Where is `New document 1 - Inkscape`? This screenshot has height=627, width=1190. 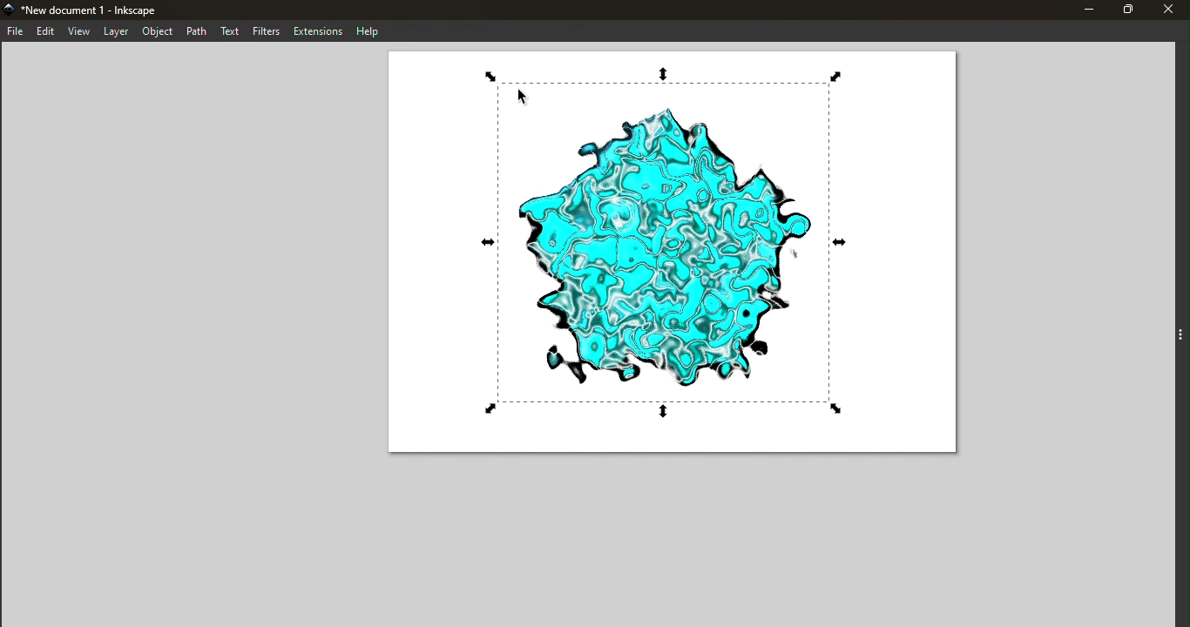
New document 1 - Inkscape is located at coordinates (101, 9).